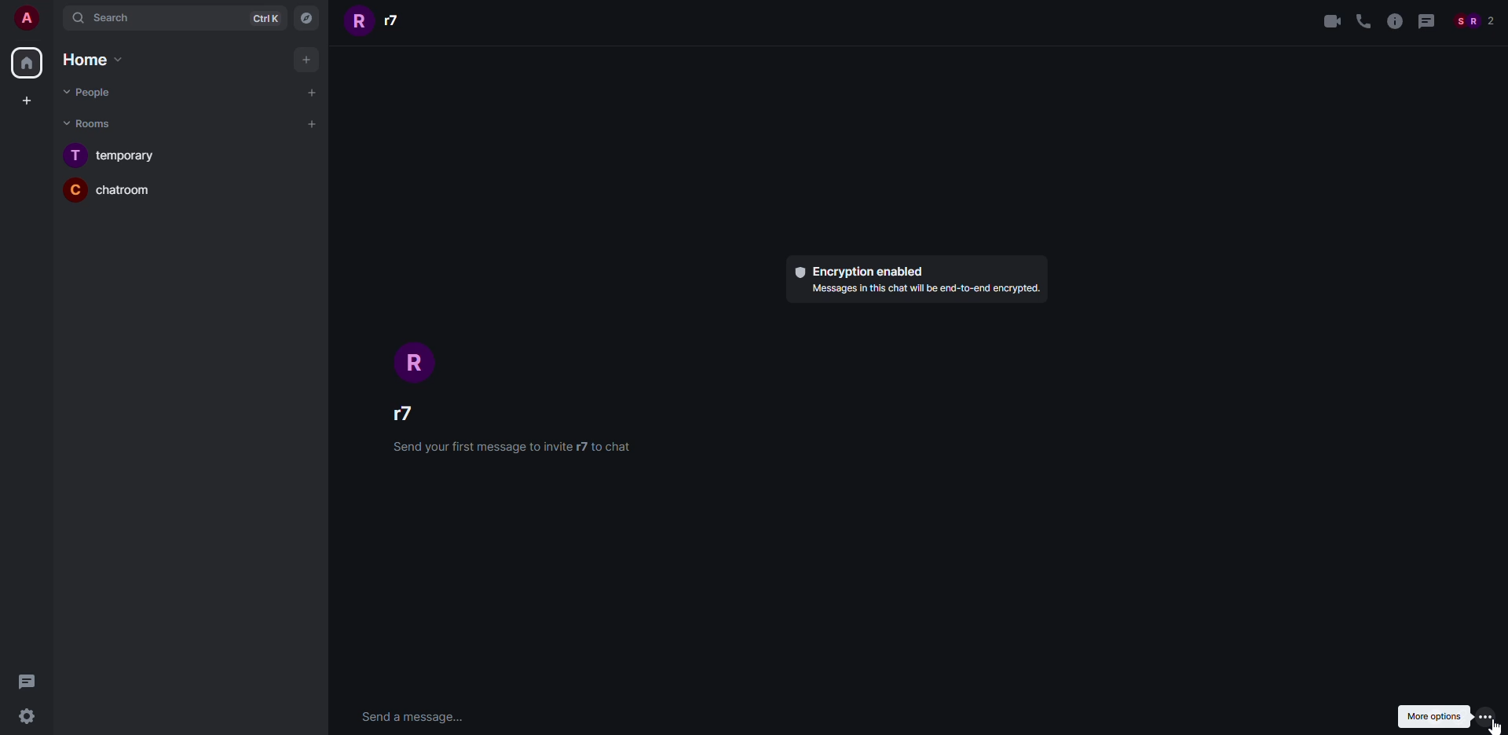 The image size is (1508, 735). Describe the element at coordinates (110, 188) in the screenshot. I see `Chatroom` at that location.